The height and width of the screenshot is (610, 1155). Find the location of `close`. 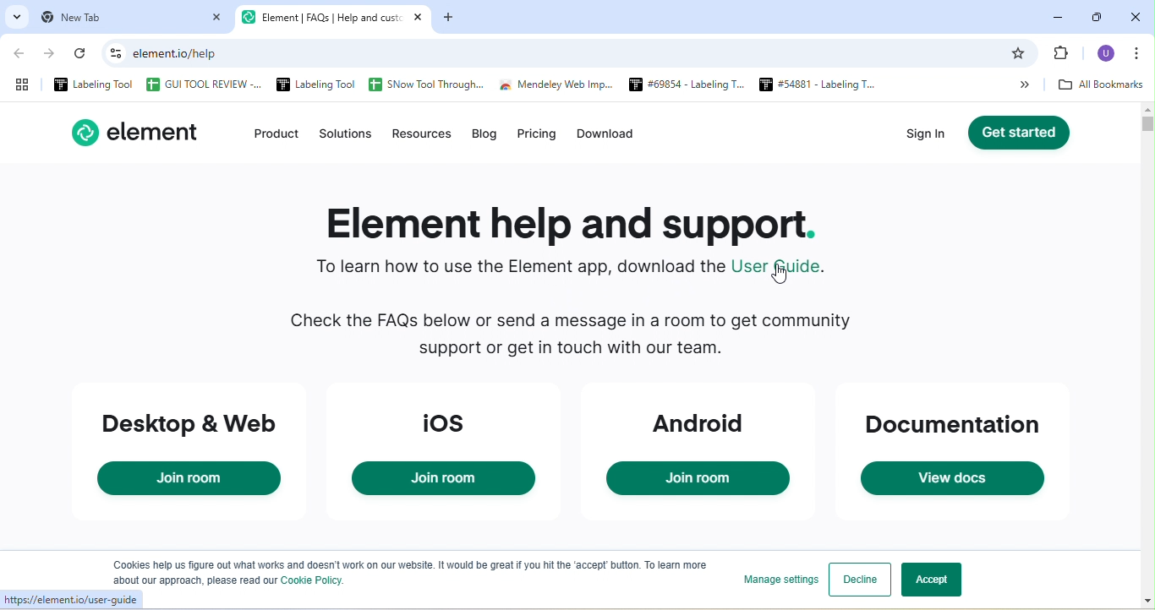

close is located at coordinates (1136, 15).